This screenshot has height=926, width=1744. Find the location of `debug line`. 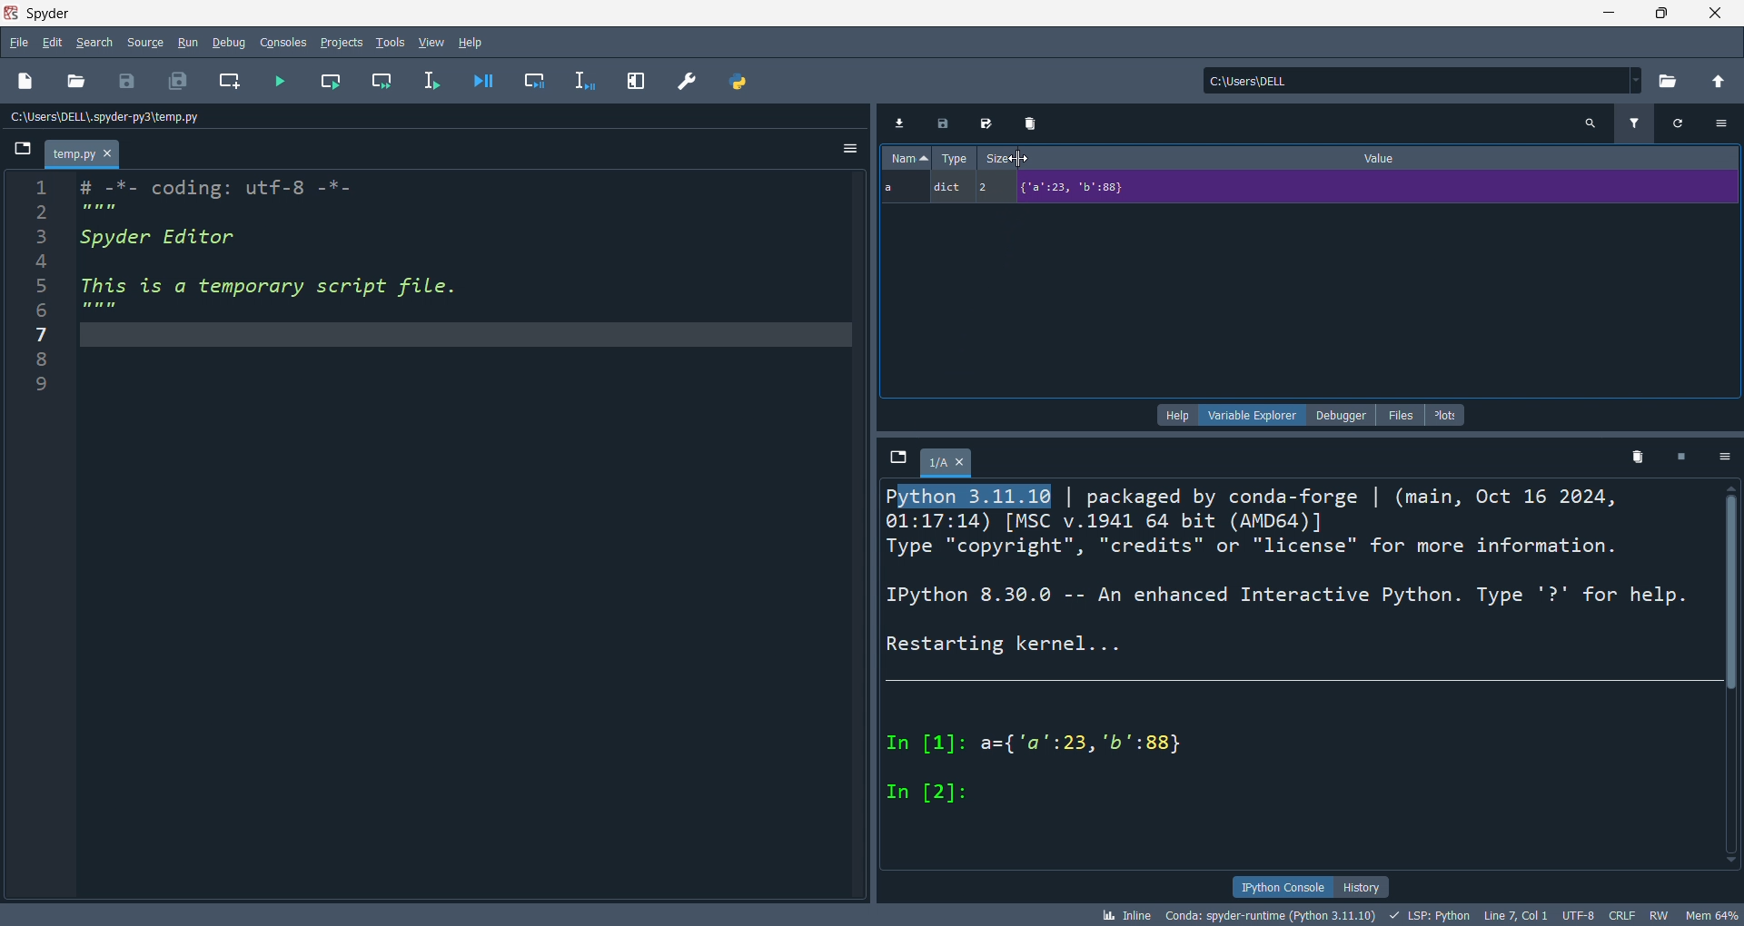

debug line is located at coordinates (583, 79).